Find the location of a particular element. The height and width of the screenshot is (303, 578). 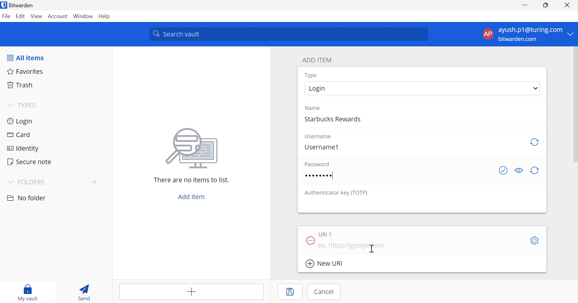

AP is located at coordinates (488, 35).